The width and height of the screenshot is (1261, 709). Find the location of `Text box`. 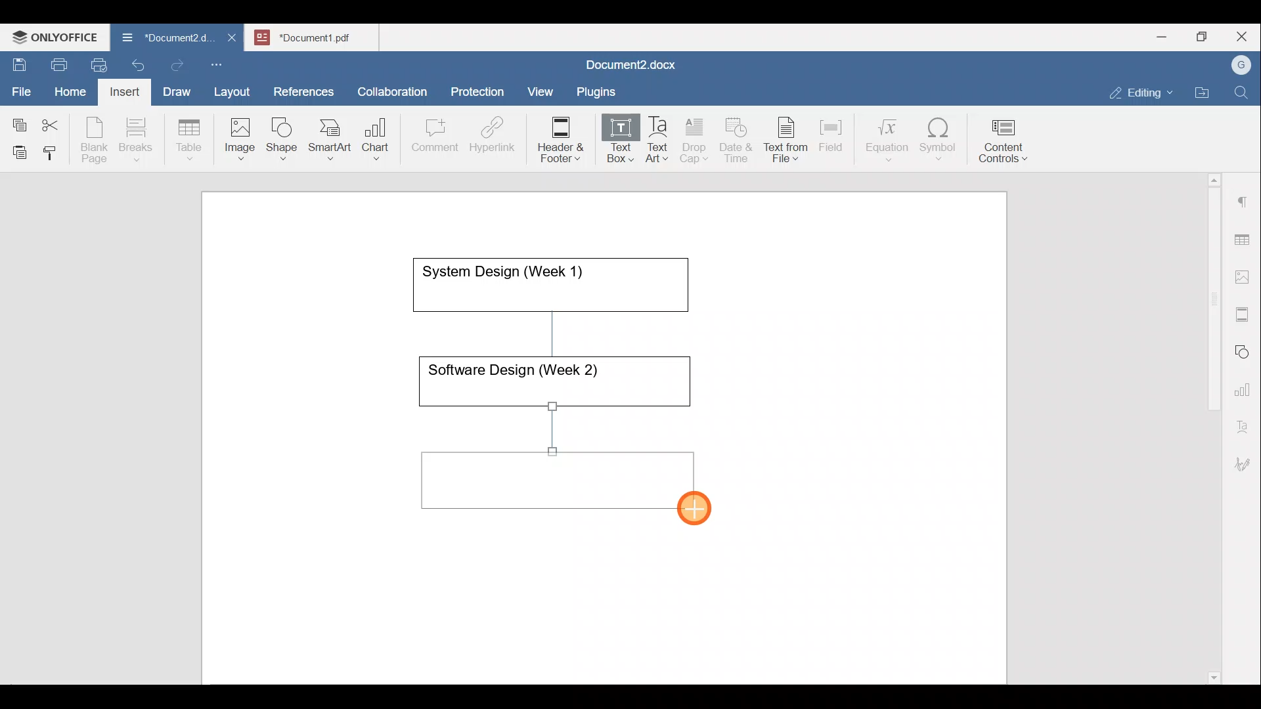

Text box is located at coordinates (611, 140).